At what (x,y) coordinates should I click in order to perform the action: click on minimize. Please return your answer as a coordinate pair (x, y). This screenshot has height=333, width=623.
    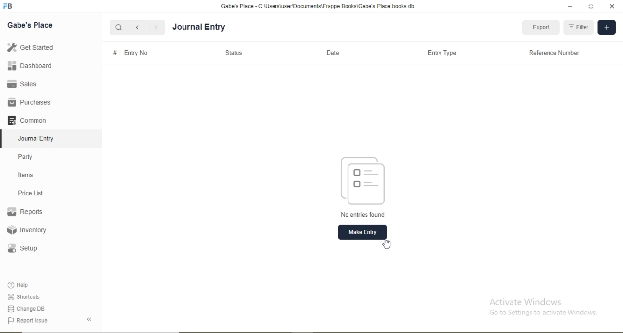
    Looking at the image, I should click on (569, 7).